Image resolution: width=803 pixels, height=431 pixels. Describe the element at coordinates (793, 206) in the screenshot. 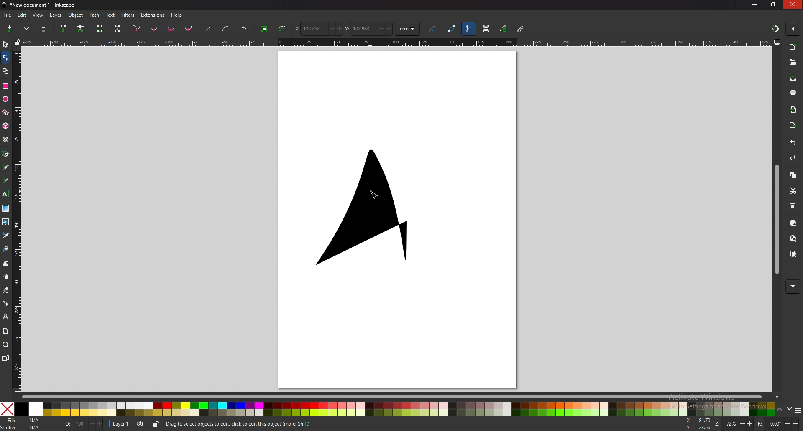

I see `paste` at that location.